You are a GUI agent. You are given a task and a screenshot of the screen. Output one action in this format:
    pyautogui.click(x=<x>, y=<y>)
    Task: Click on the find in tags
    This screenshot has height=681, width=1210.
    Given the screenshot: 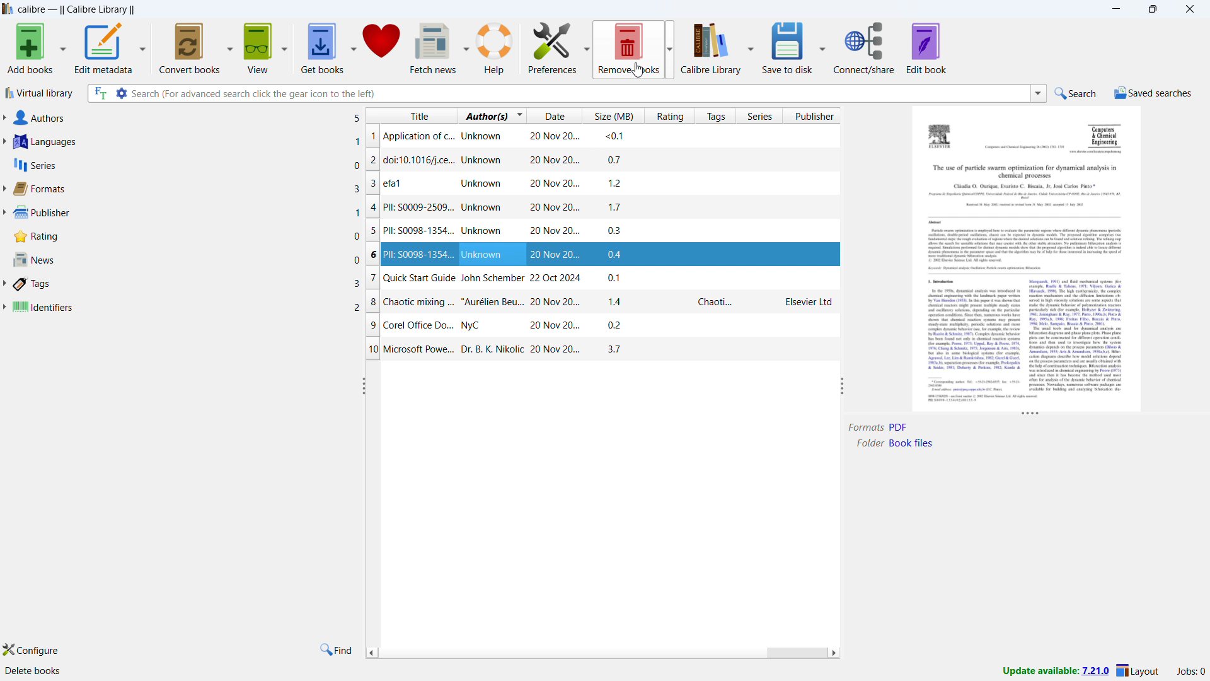 What is the action you would take?
    pyautogui.click(x=336, y=650)
    